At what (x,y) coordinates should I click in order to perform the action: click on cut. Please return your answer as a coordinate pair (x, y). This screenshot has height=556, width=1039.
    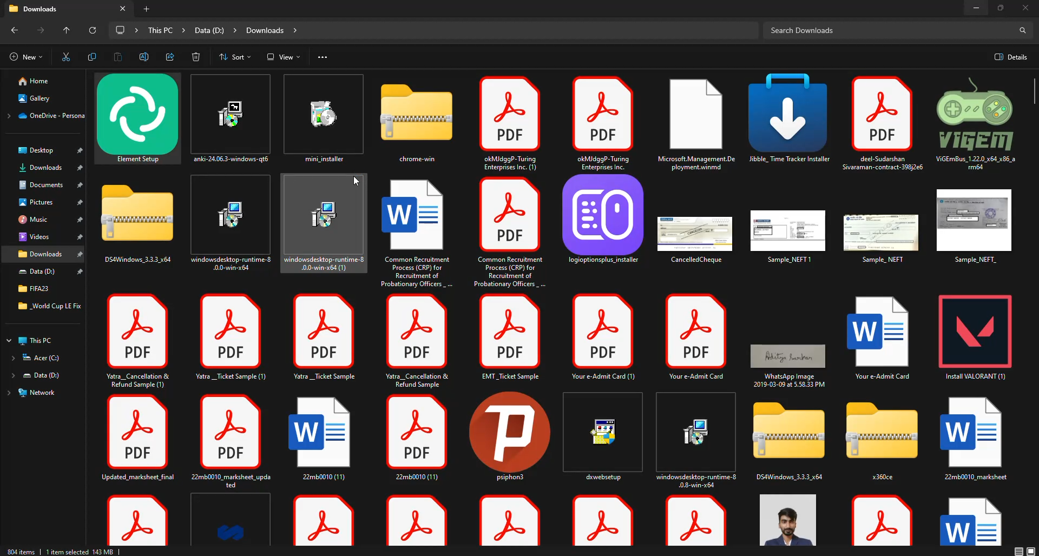
    Looking at the image, I should click on (67, 58).